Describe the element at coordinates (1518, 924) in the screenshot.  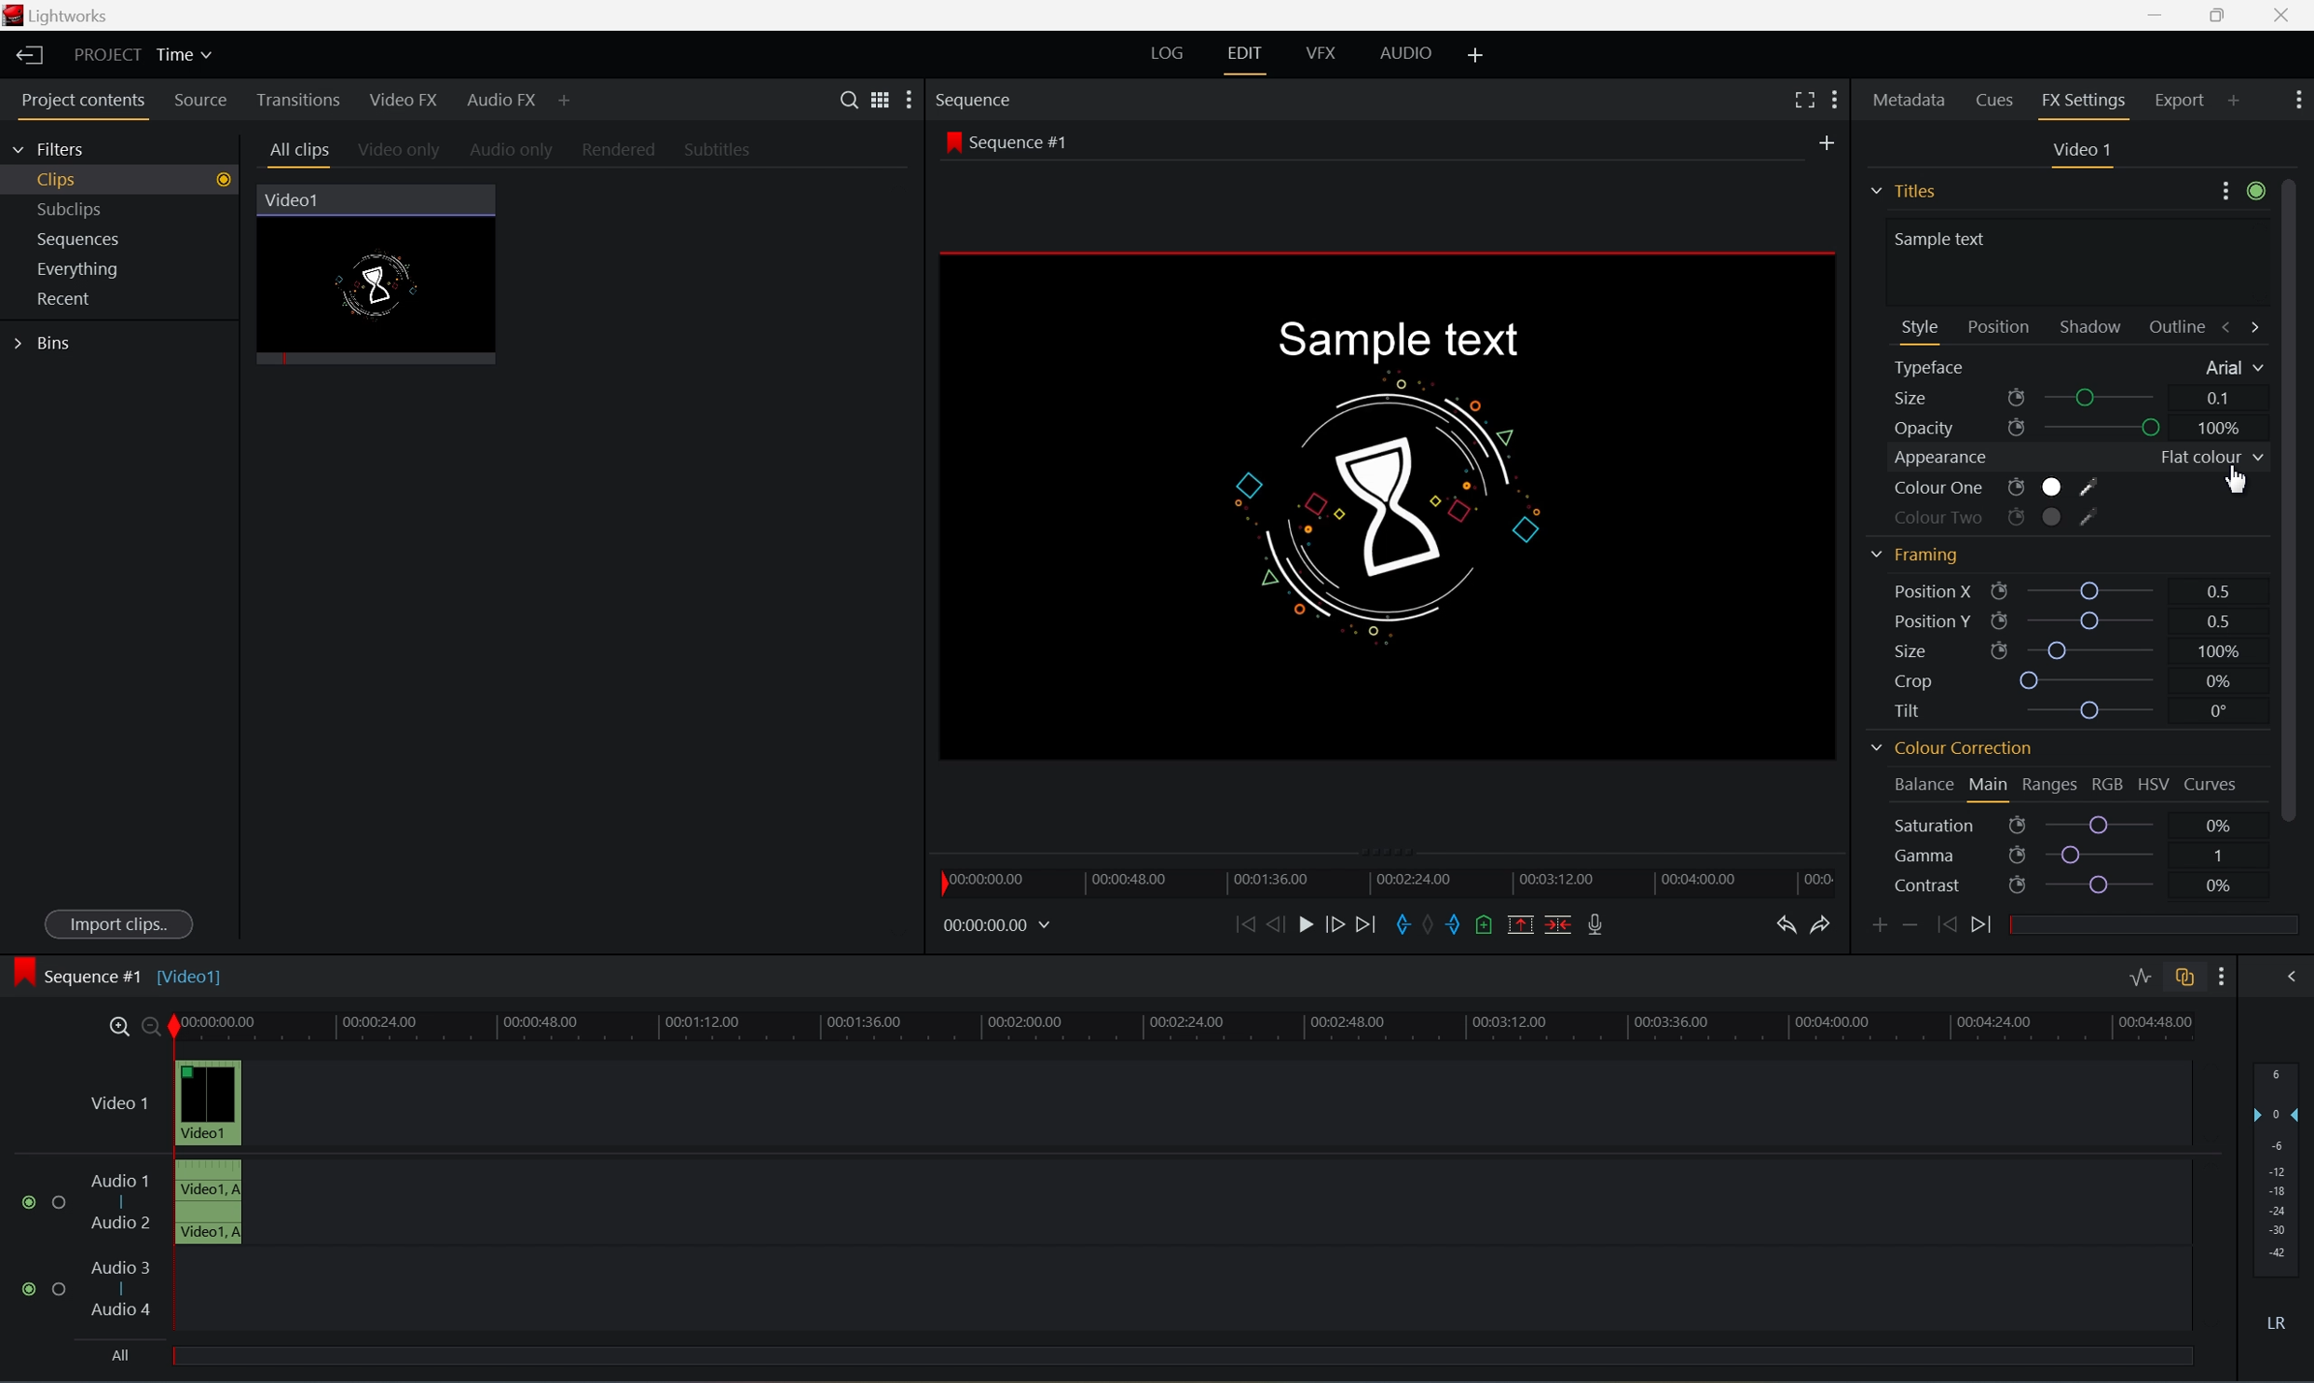
I see `remove the marked section` at that location.